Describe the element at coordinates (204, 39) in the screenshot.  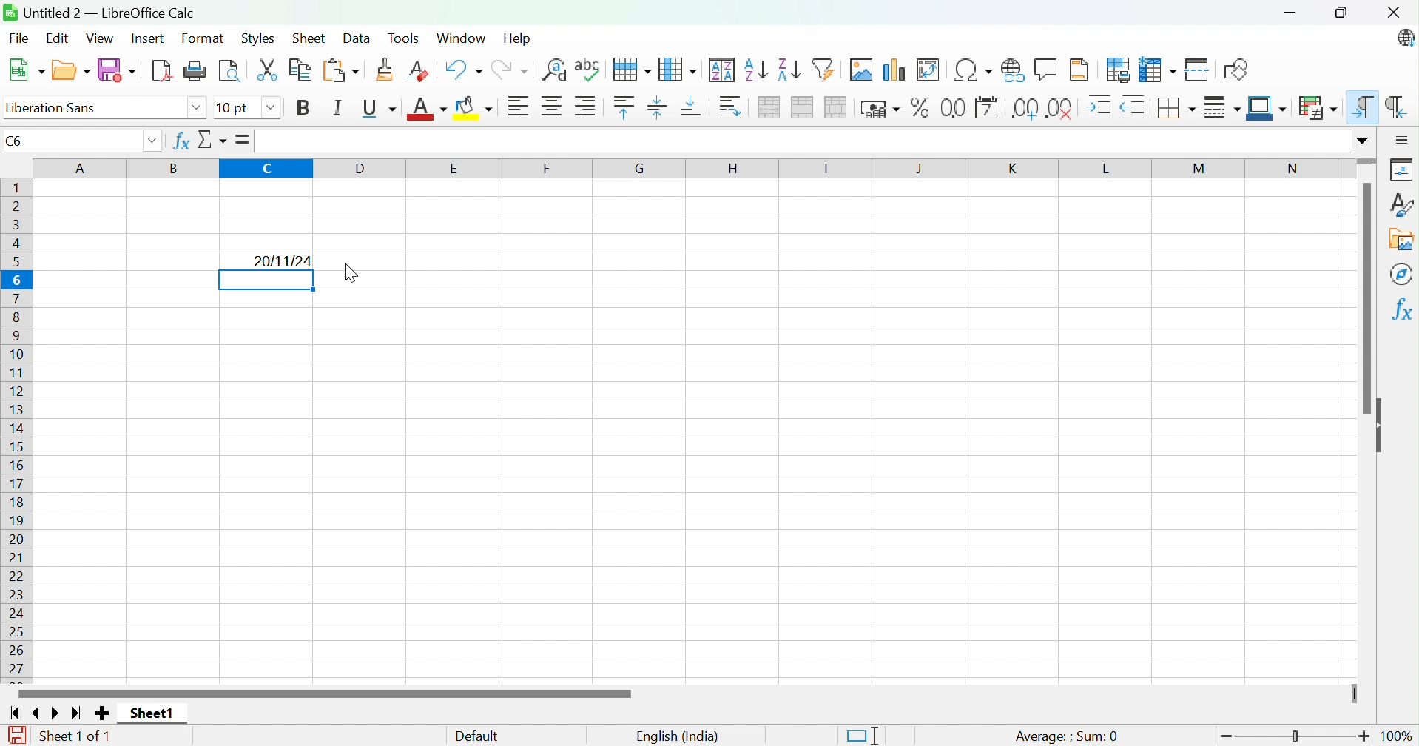
I see `Format` at that location.